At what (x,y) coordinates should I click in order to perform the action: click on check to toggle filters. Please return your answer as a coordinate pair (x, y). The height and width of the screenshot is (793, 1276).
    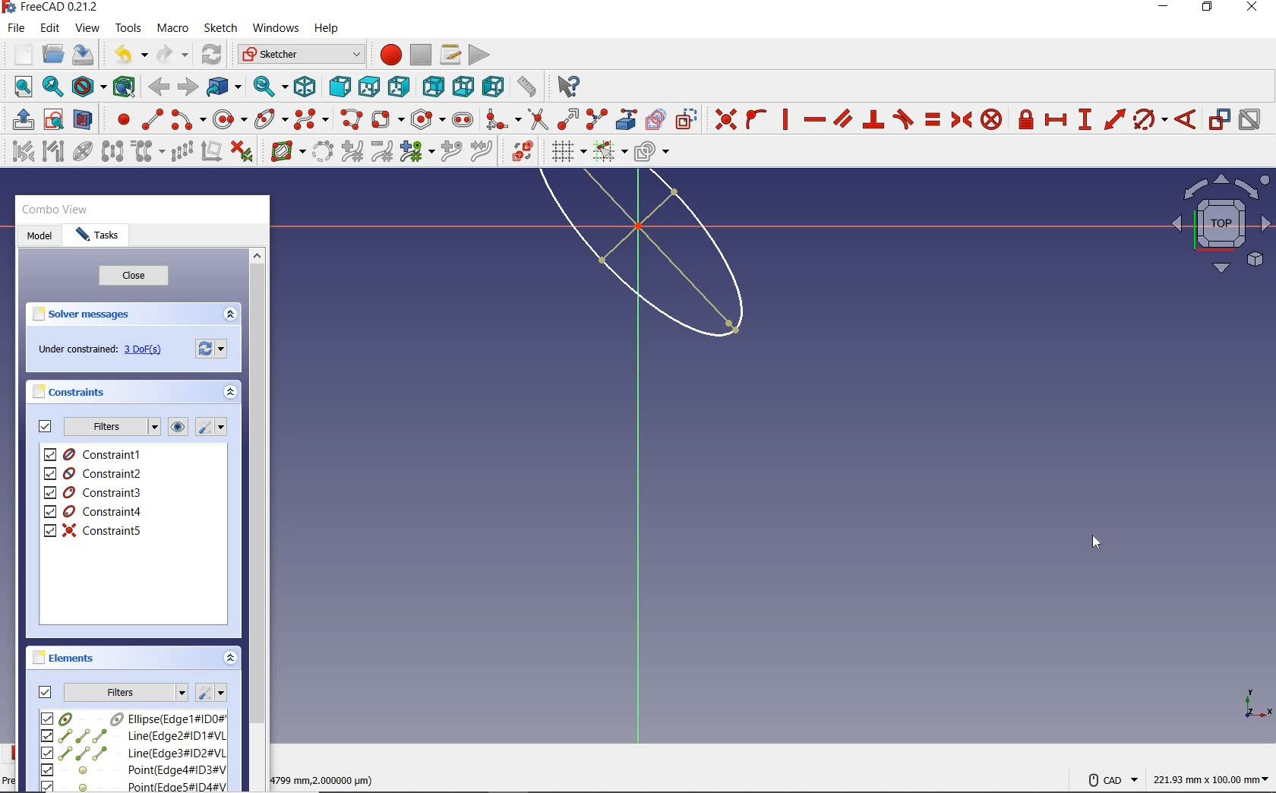
    Looking at the image, I should click on (46, 426).